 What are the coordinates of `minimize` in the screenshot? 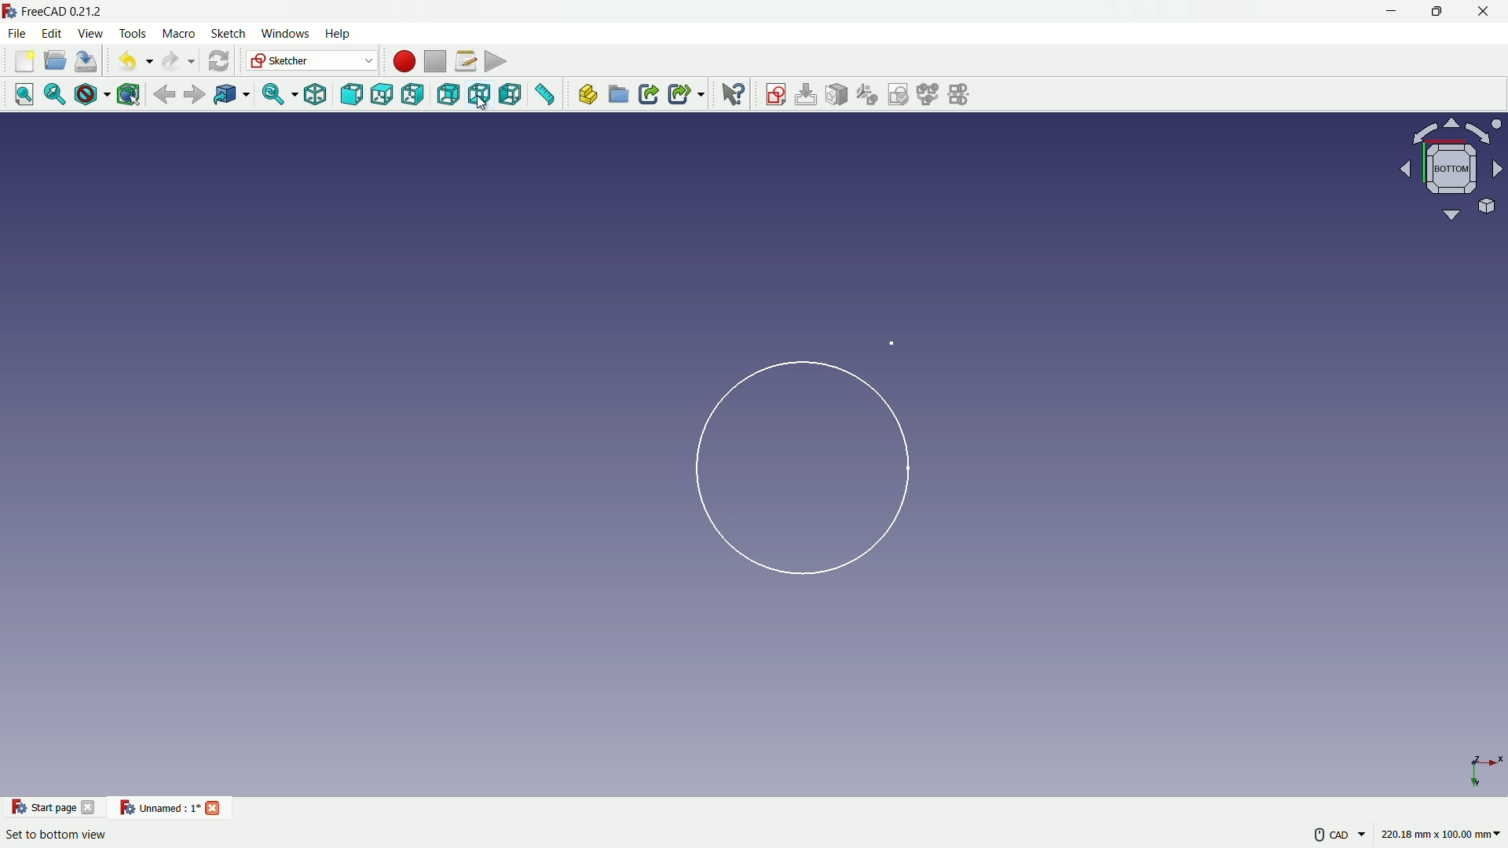 It's located at (1391, 13).